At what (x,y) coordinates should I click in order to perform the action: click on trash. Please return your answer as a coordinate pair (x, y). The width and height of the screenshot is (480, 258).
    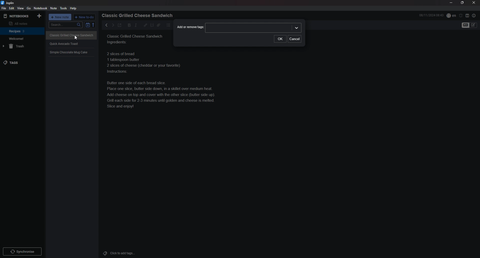
    Looking at the image, I should click on (23, 46).